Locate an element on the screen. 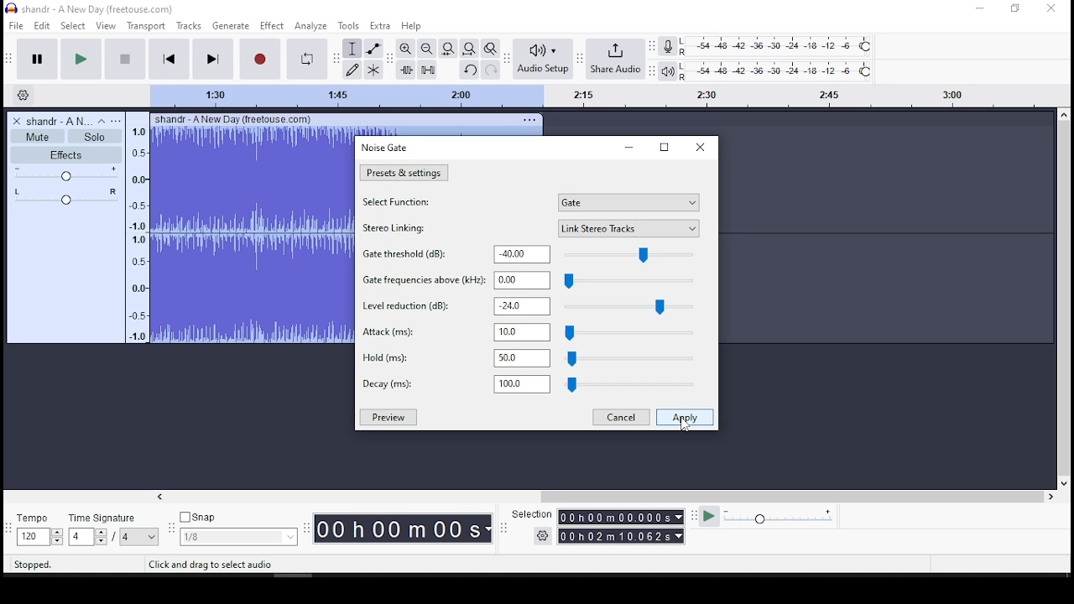  effects is located at coordinates (66, 155).